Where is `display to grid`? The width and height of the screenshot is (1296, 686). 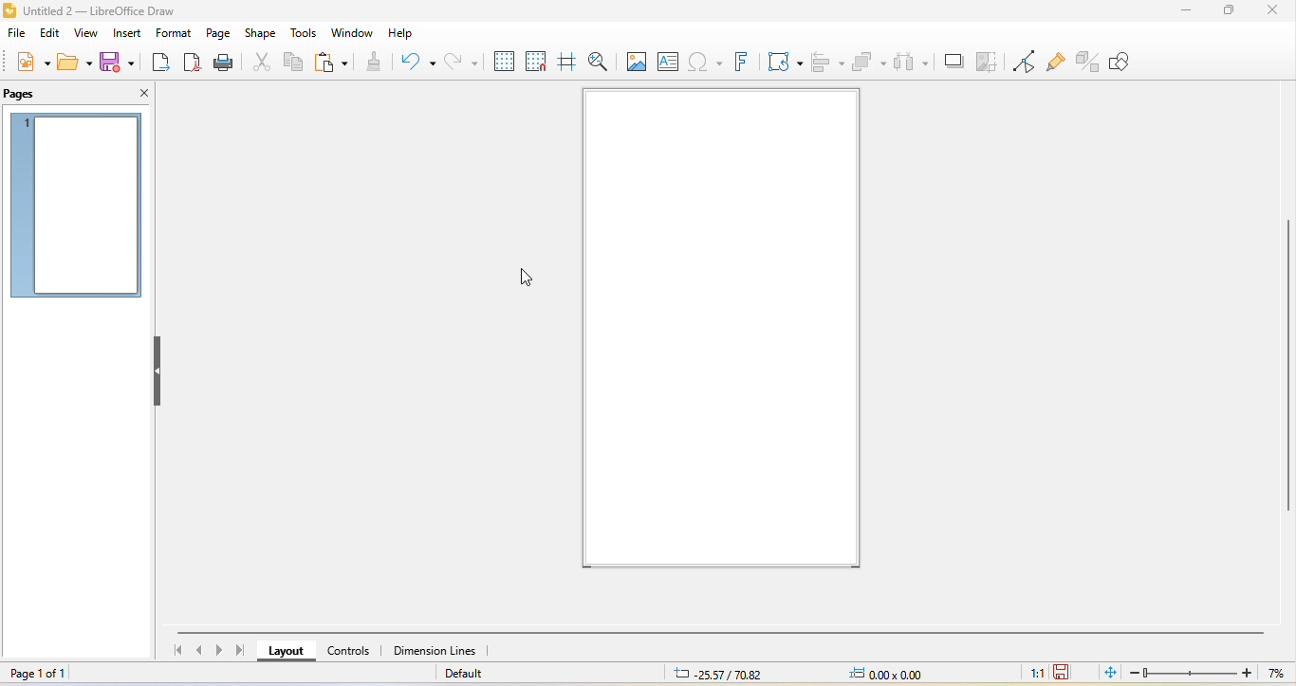 display to grid is located at coordinates (504, 61).